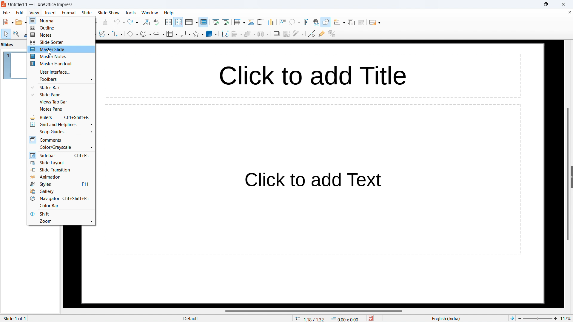  Describe the element at coordinates (87, 13) in the screenshot. I see `slide` at that location.